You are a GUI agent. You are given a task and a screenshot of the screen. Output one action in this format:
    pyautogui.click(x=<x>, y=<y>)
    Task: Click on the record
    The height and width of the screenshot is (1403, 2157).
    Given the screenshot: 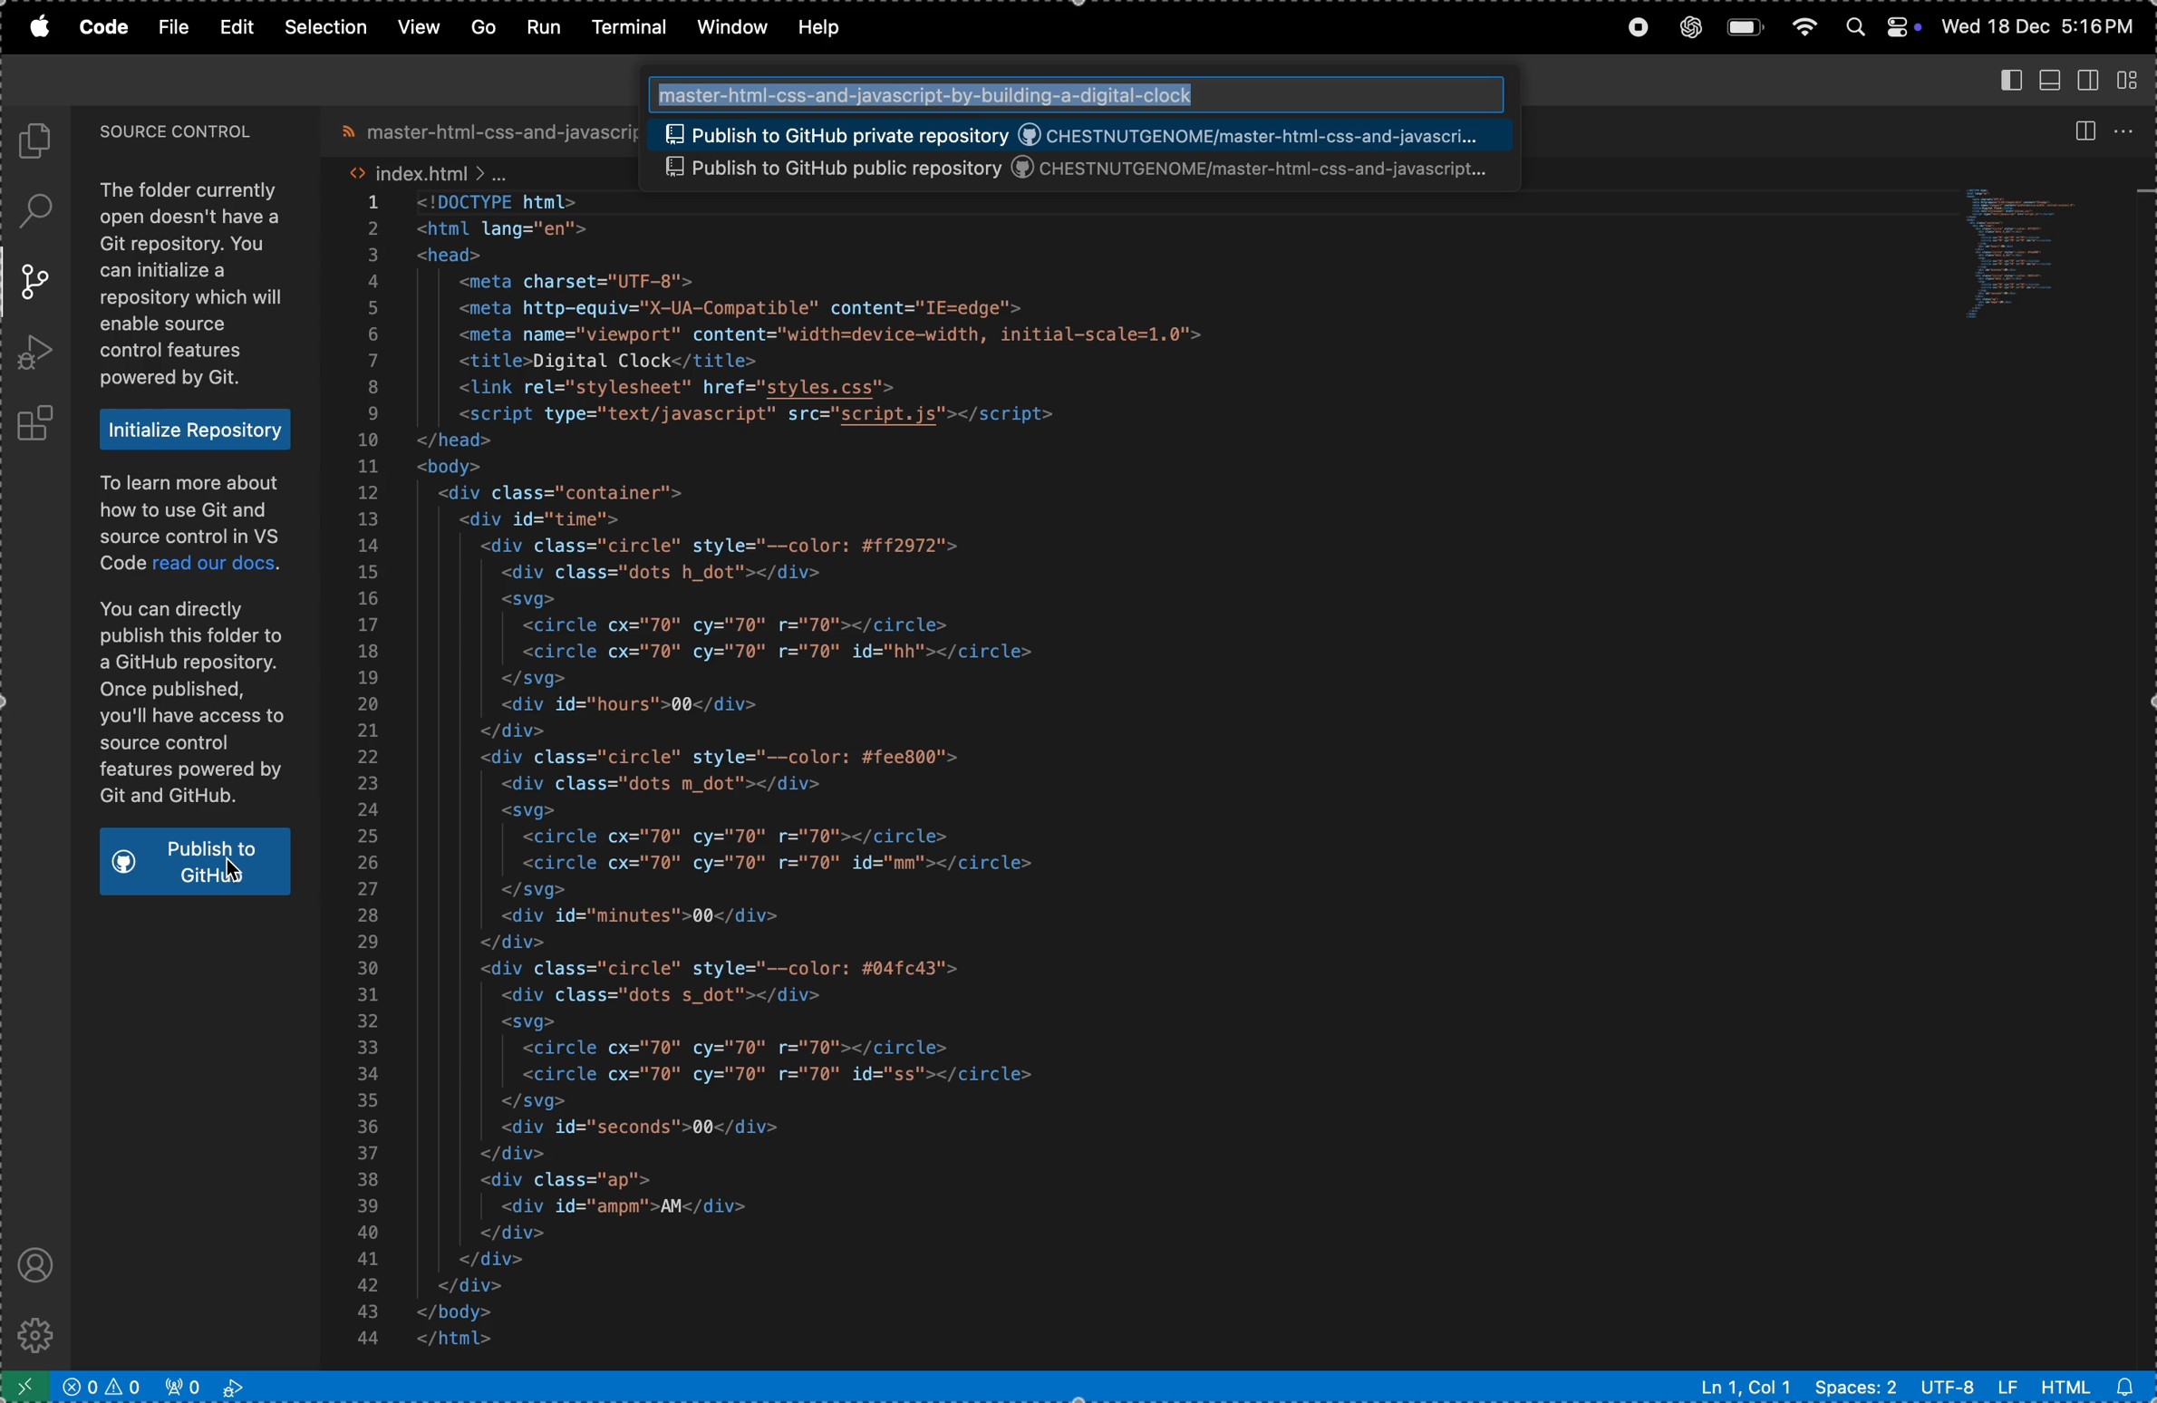 What is the action you would take?
    pyautogui.click(x=1636, y=28)
    